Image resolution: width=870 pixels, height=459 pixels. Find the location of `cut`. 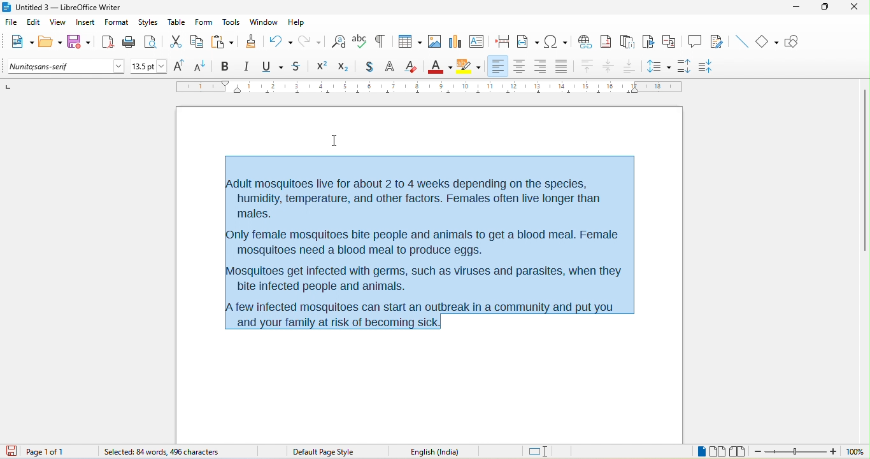

cut is located at coordinates (176, 43).